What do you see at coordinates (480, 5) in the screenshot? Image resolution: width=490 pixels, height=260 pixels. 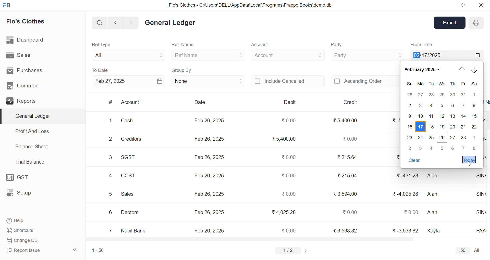 I see `CLOSE` at bounding box center [480, 5].